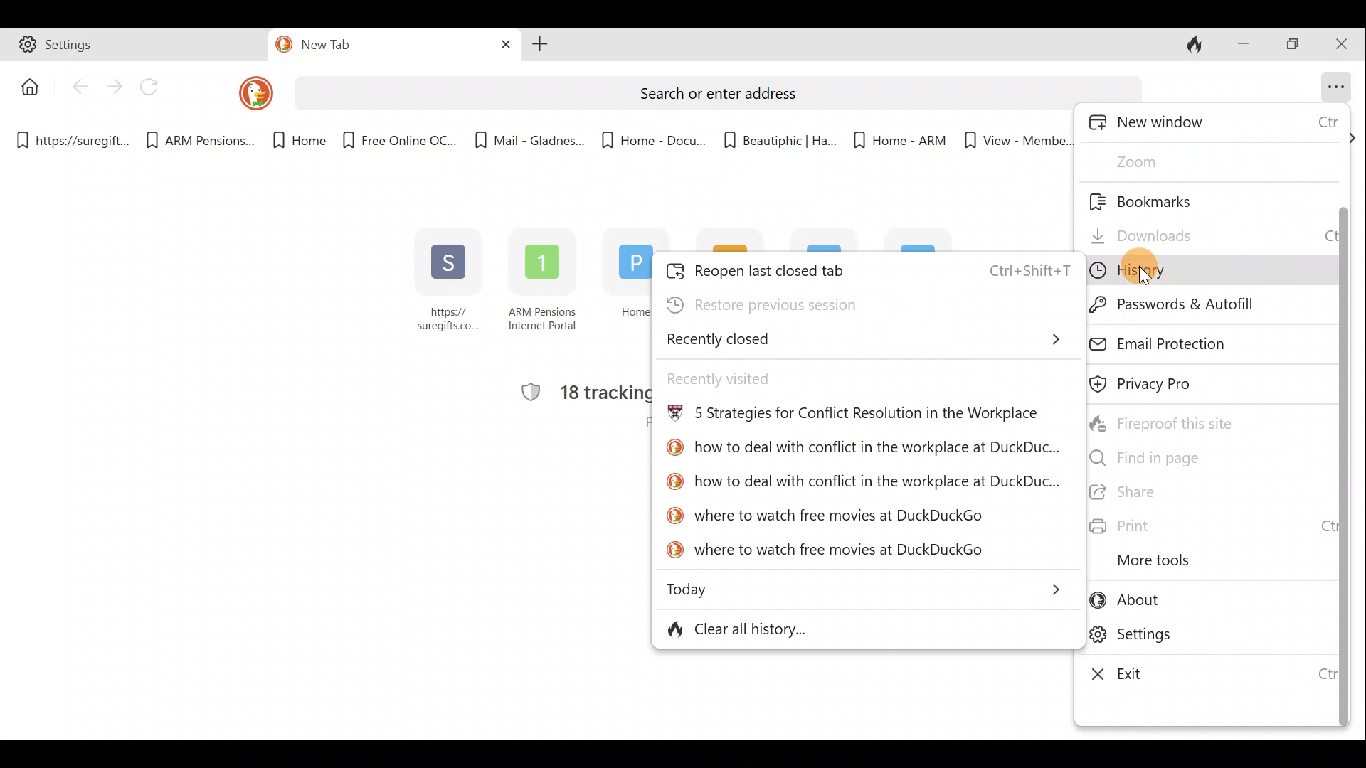 Image resolution: width=1366 pixels, height=768 pixels. Describe the element at coordinates (136, 47) in the screenshot. I see `Settings` at that location.